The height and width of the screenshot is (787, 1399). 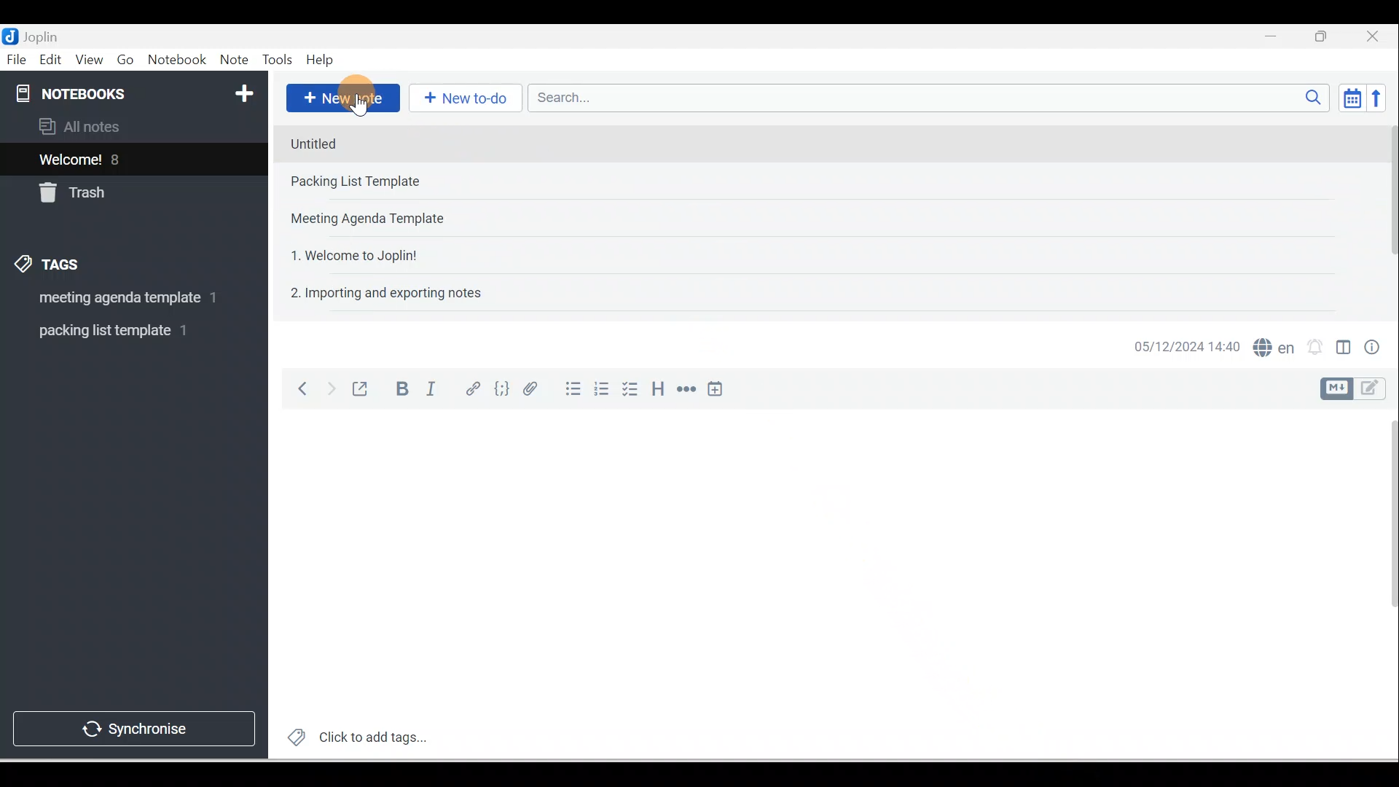 I want to click on Reverse sort, so click(x=1381, y=98).